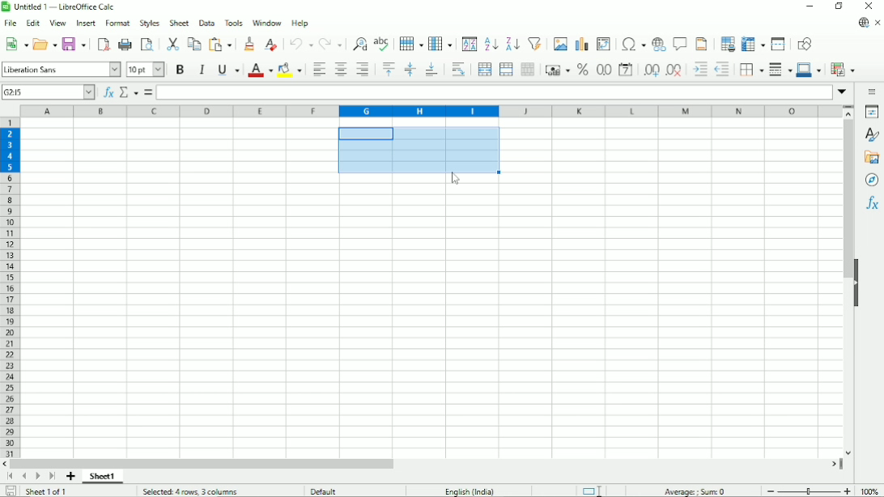 This screenshot has width=884, height=497. I want to click on Underline, so click(227, 69).